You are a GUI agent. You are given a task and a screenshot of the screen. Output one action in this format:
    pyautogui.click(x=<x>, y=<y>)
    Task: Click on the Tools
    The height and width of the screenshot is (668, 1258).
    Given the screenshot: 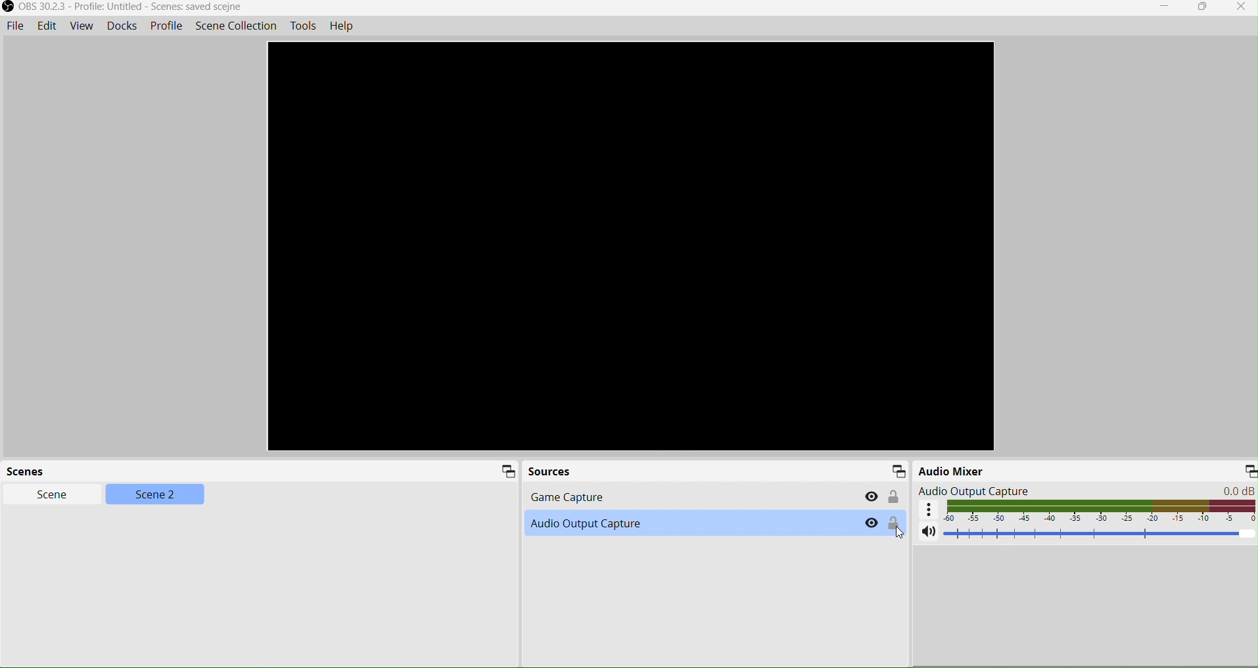 What is the action you would take?
    pyautogui.click(x=305, y=27)
    